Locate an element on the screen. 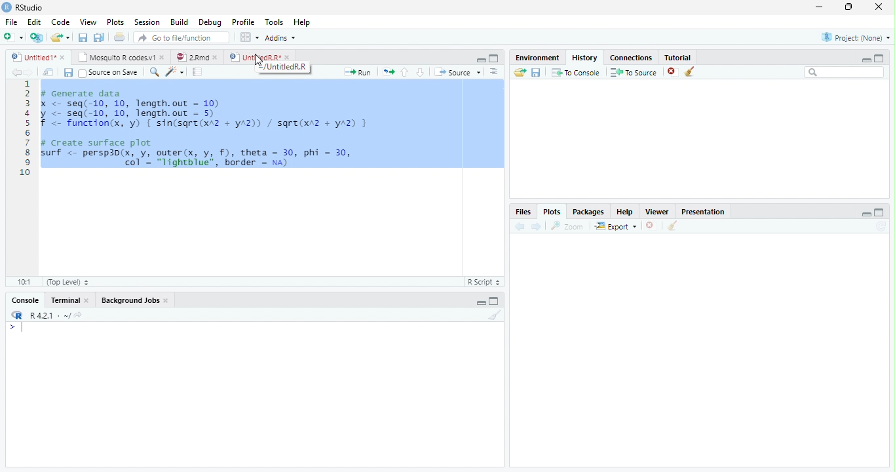 Image resolution: width=895 pixels, height=472 pixels. Print the current file is located at coordinates (119, 36).